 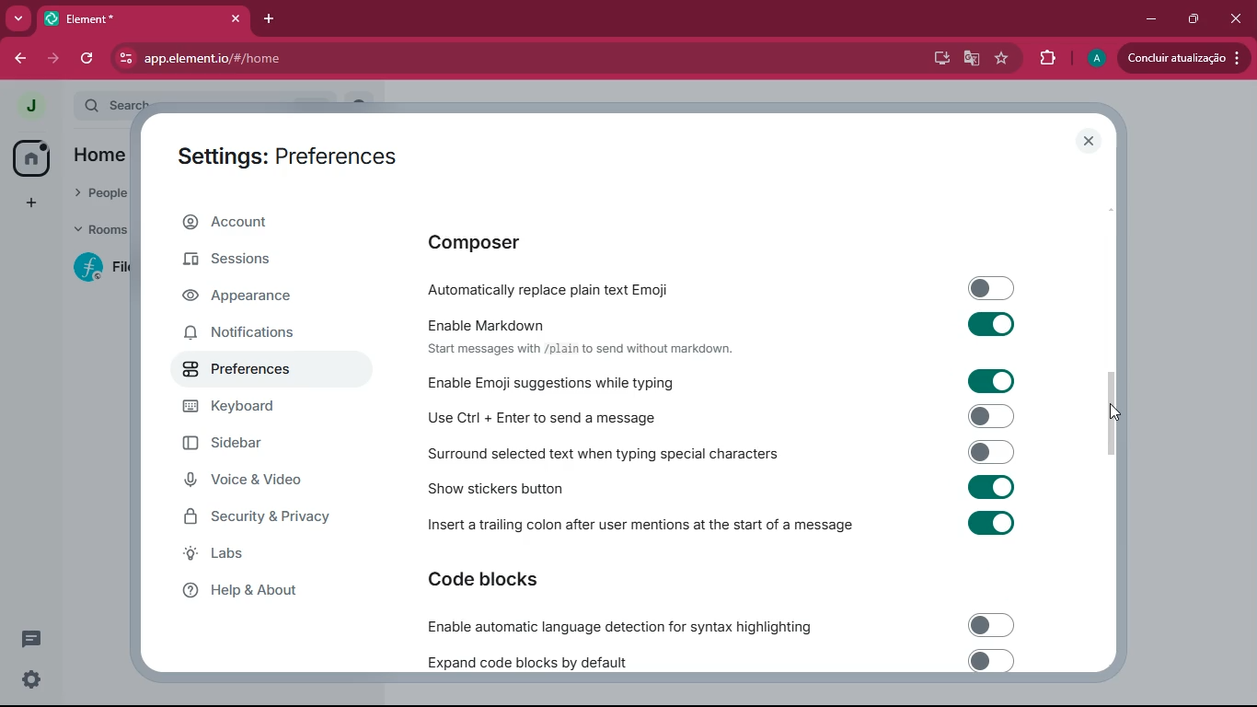 What do you see at coordinates (249, 407) in the screenshot?
I see `keyboard` at bounding box center [249, 407].